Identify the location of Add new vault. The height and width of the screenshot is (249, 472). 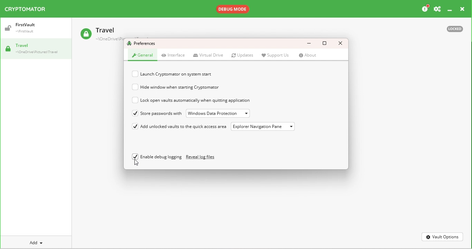
(32, 242).